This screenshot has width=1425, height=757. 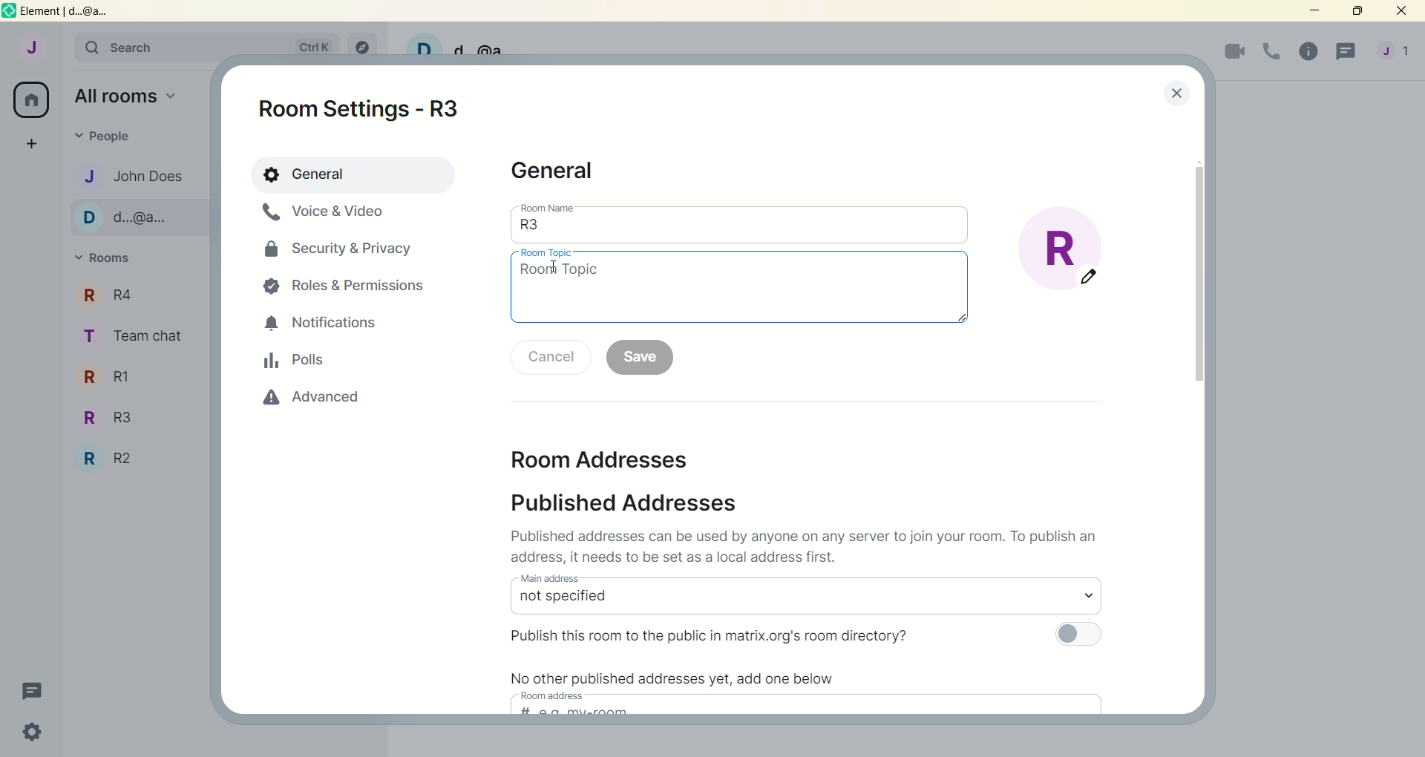 What do you see at coordinates (1061, 250) in the screenshot?
I see `edit room display picture` at bounding box center [1061, 250].